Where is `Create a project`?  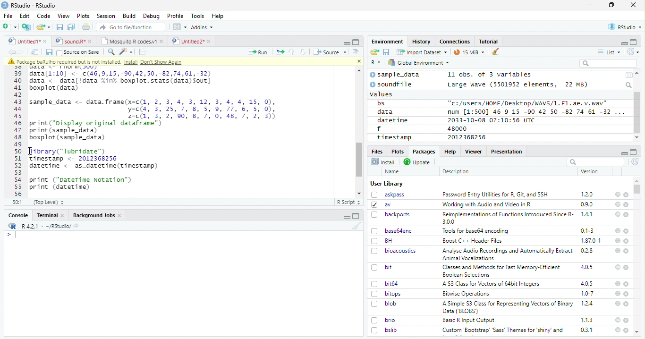 Create a project is located at coordinates (26, 27).